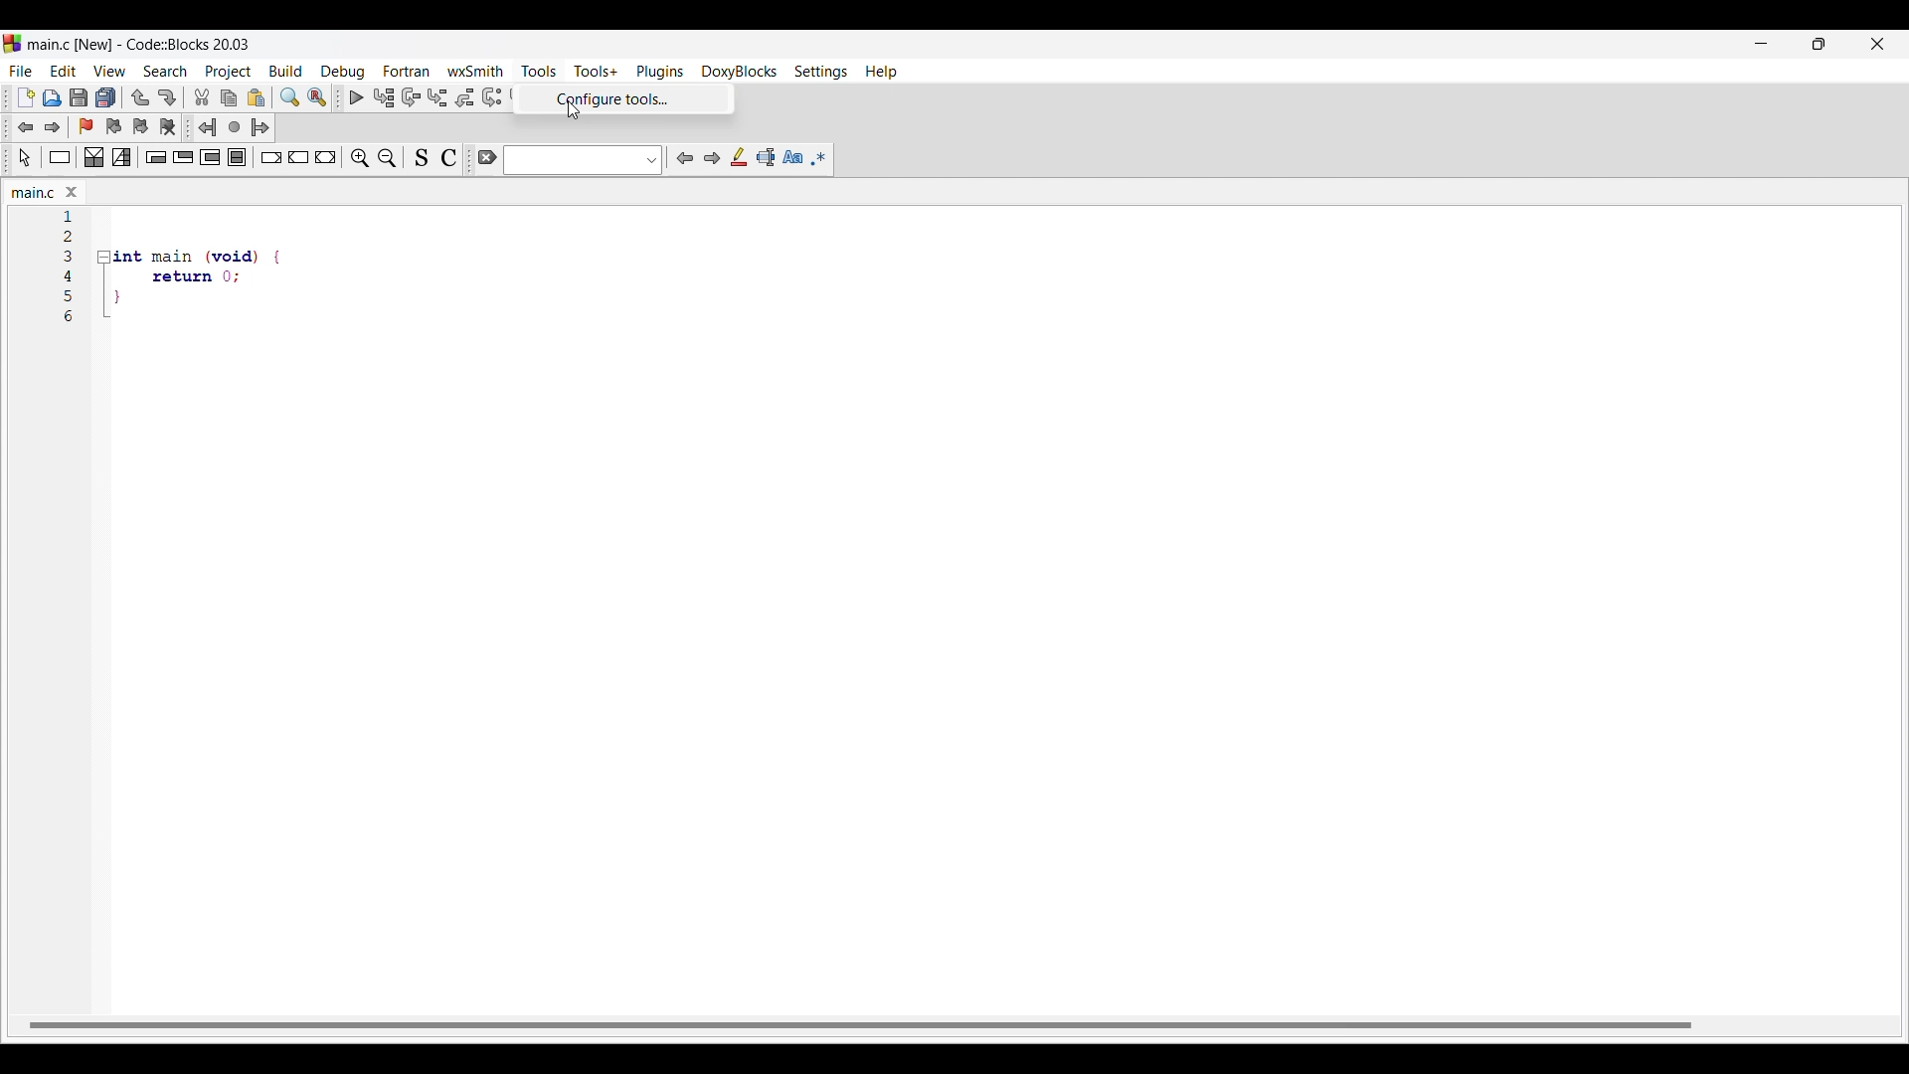  What do you see at coordinates (290, 97) in the screenshot?
I see `Find` at bounding box center [290, 97].